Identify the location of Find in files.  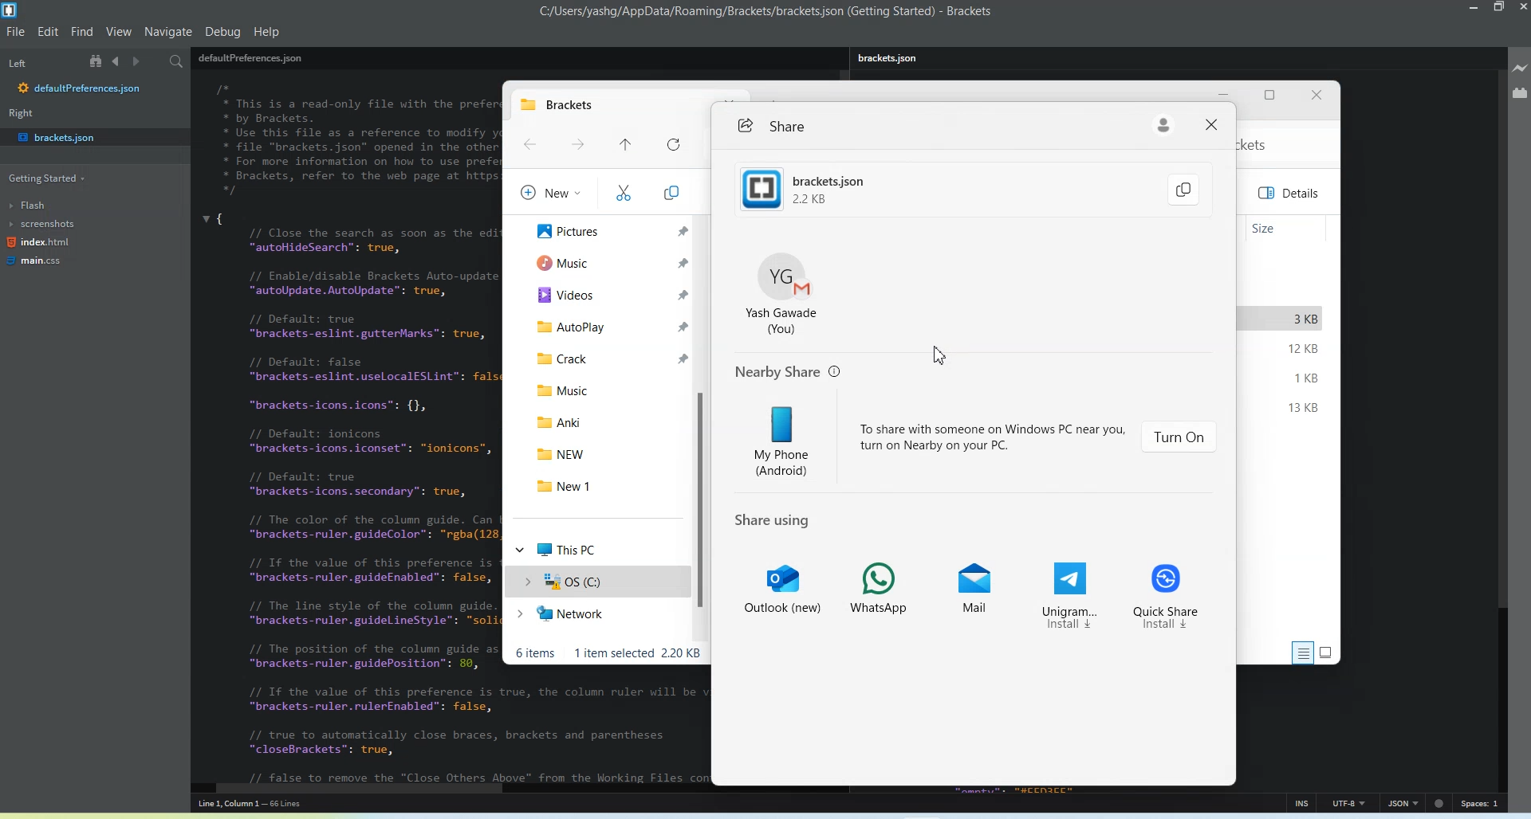
(179, 62).